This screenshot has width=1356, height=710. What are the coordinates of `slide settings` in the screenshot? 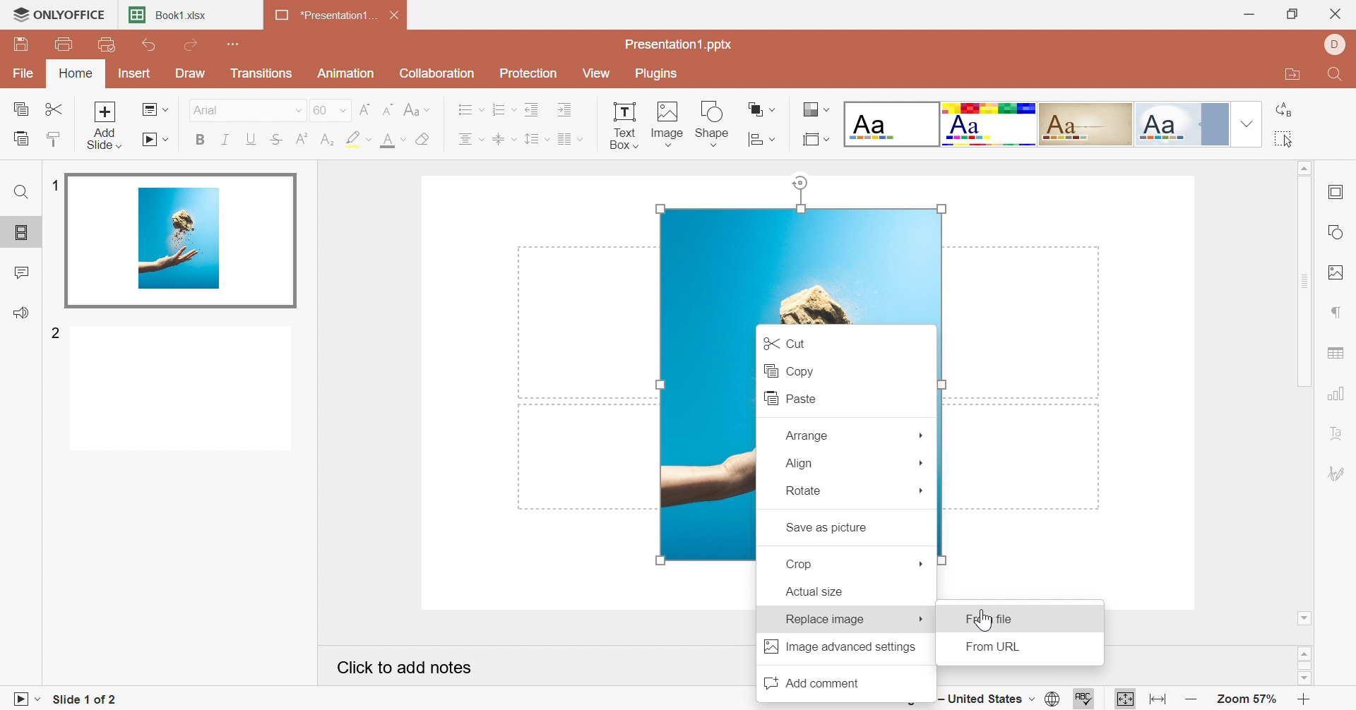 It's located at (1340, 192).